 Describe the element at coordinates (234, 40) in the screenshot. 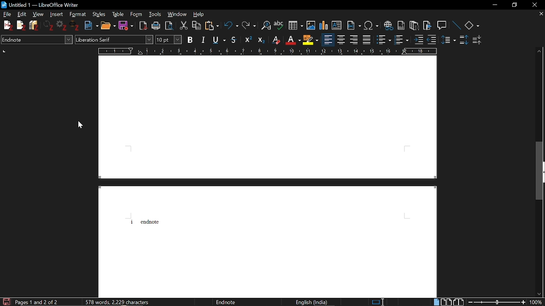

I see `Strikethrough` at that location.